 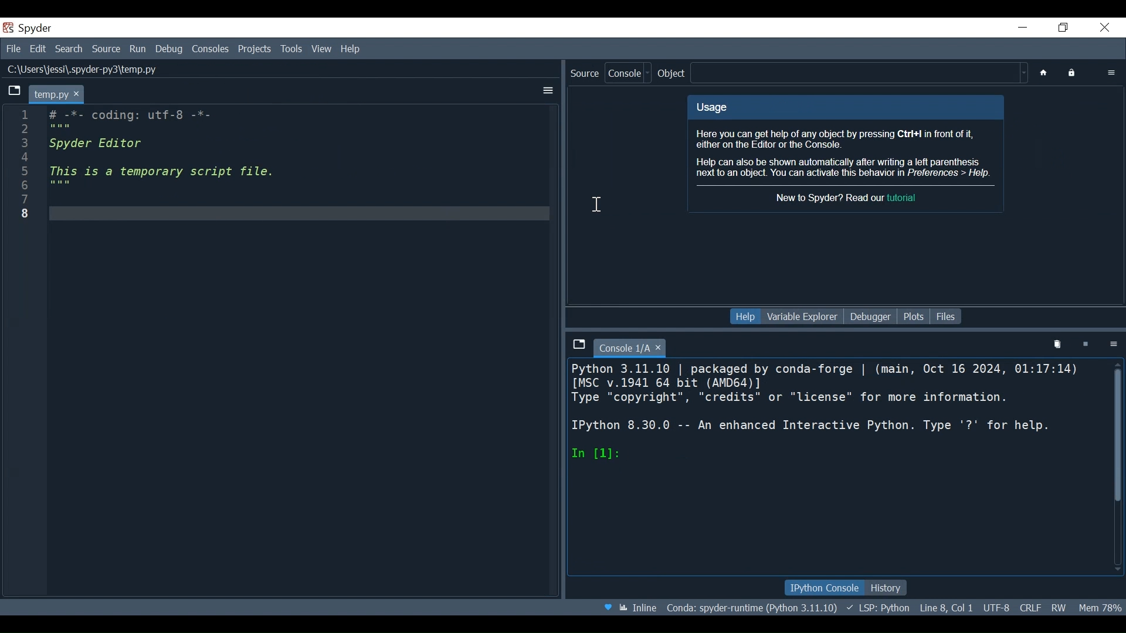 What do you see at coordinates (1023, 28) in the screenshot?
I see `Minimize` at bounding box center [1023, 28].